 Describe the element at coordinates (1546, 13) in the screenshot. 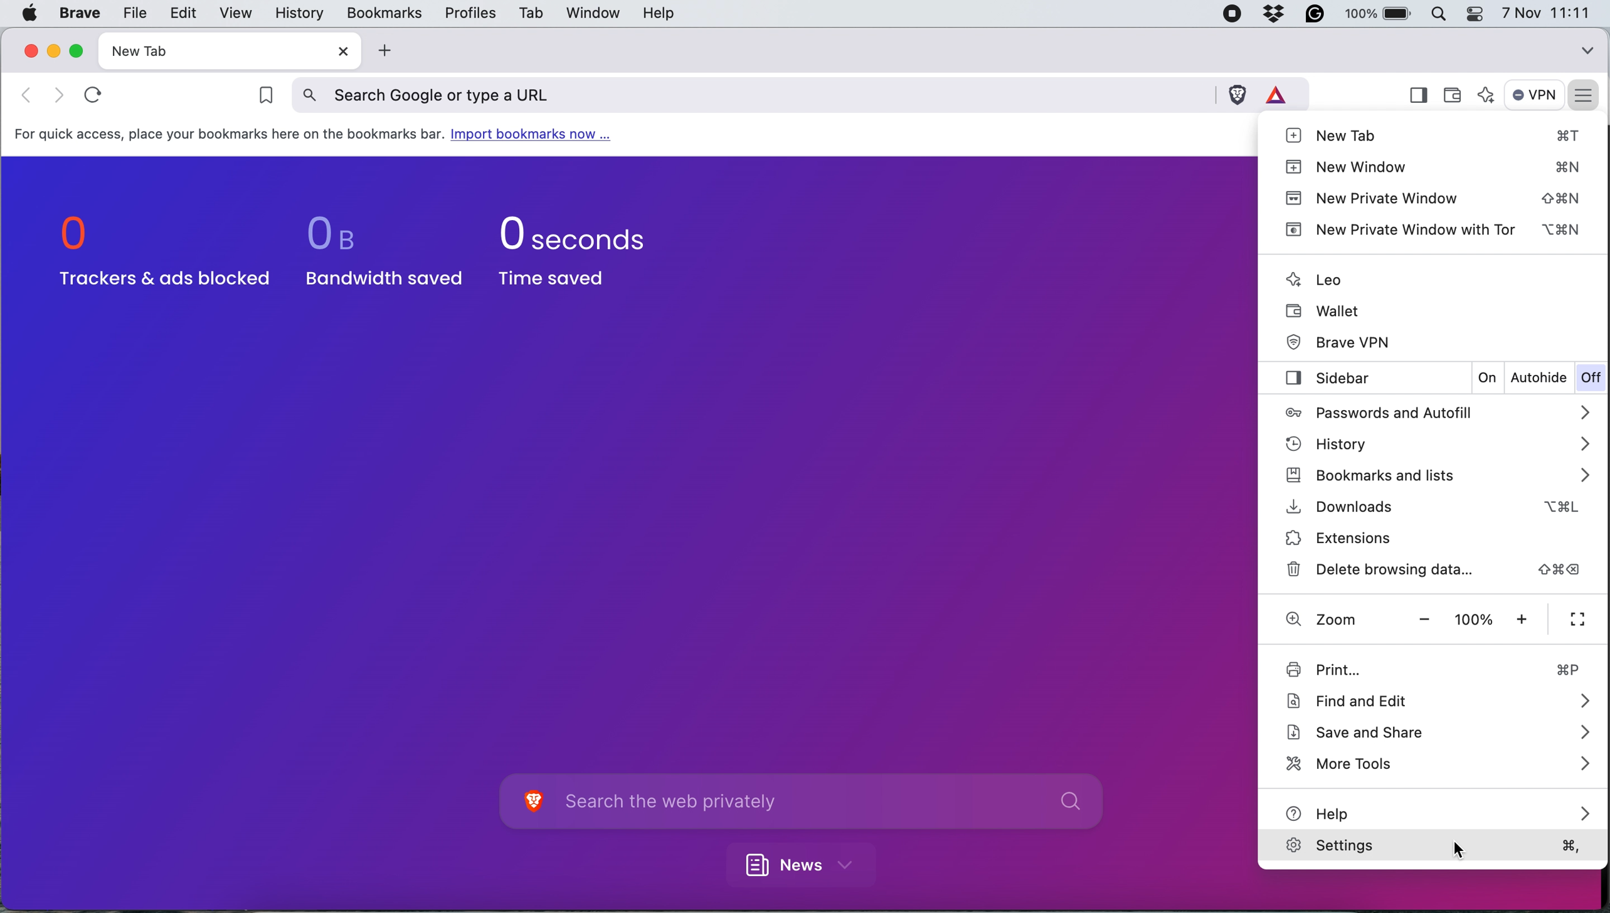

I see `7 nov 11:11` at that location.